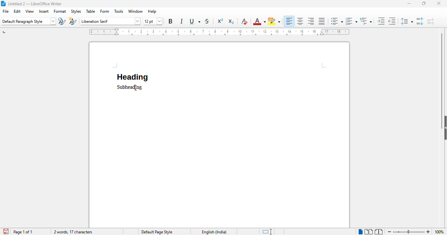 The height and width of the screenshot is (235, 447). What do you see at coordinates (44, 11) in the screenshot?
I see `insert` at bounding box center [44, 11].